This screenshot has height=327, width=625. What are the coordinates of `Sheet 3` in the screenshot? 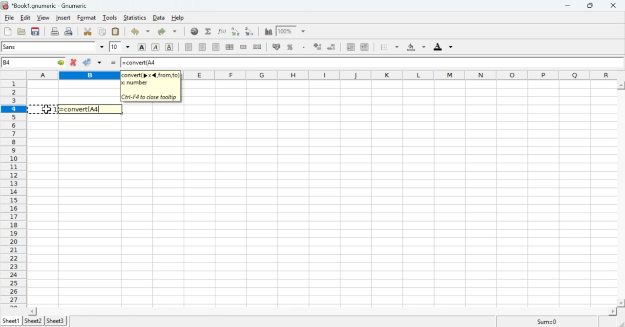 It's located at (56, 321).